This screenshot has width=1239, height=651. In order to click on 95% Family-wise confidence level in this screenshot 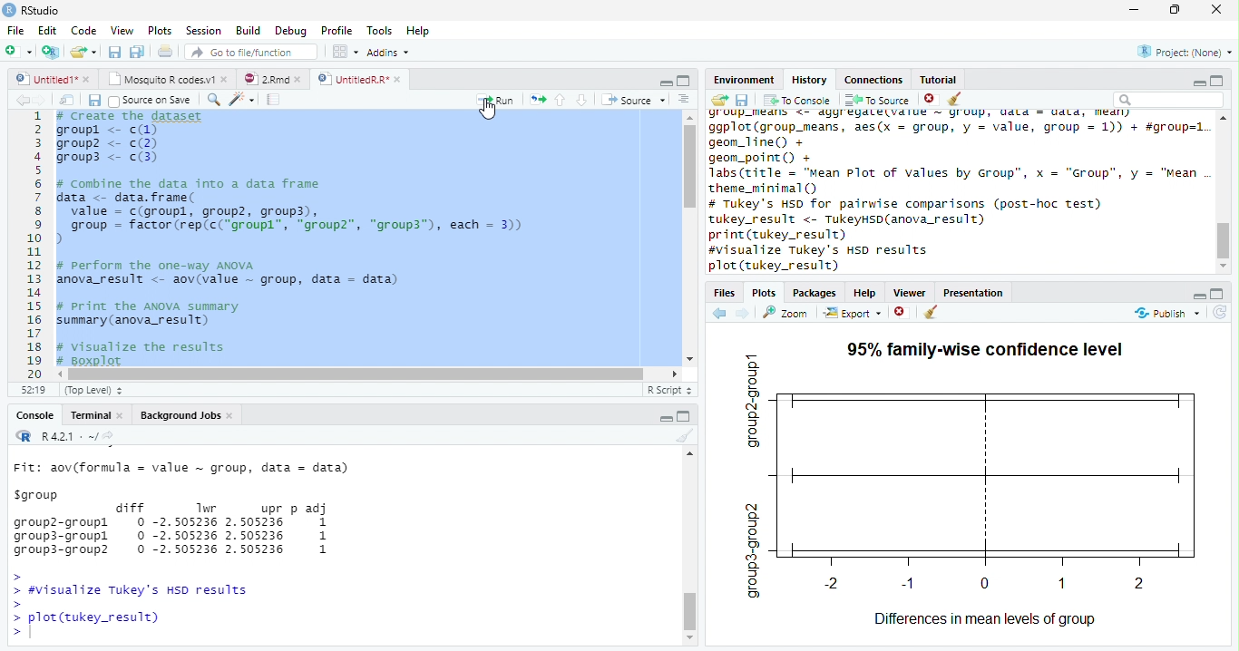, I will do `click(989, 345)`.